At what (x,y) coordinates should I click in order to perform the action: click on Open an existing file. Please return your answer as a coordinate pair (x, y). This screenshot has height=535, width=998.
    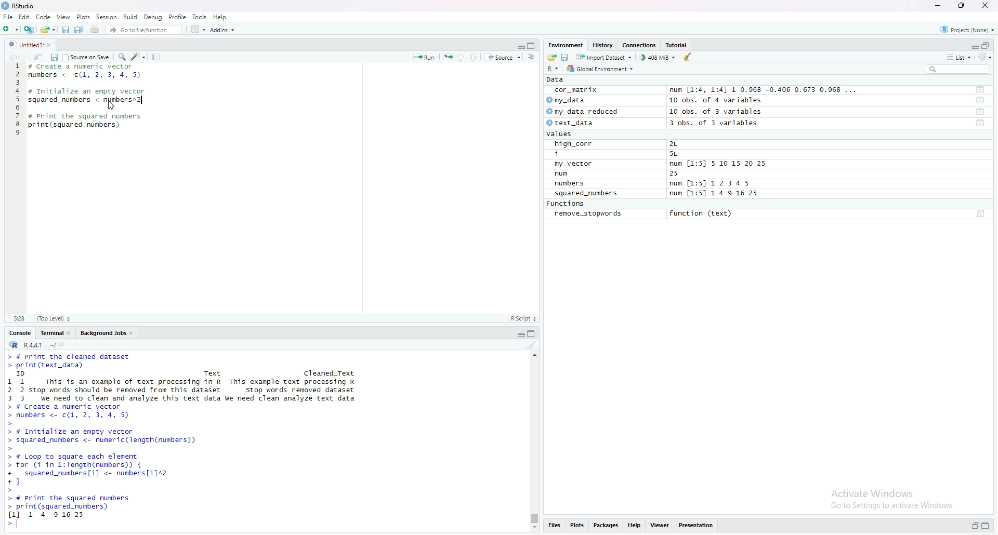
    Looking at the image, I should click on (47, 29).